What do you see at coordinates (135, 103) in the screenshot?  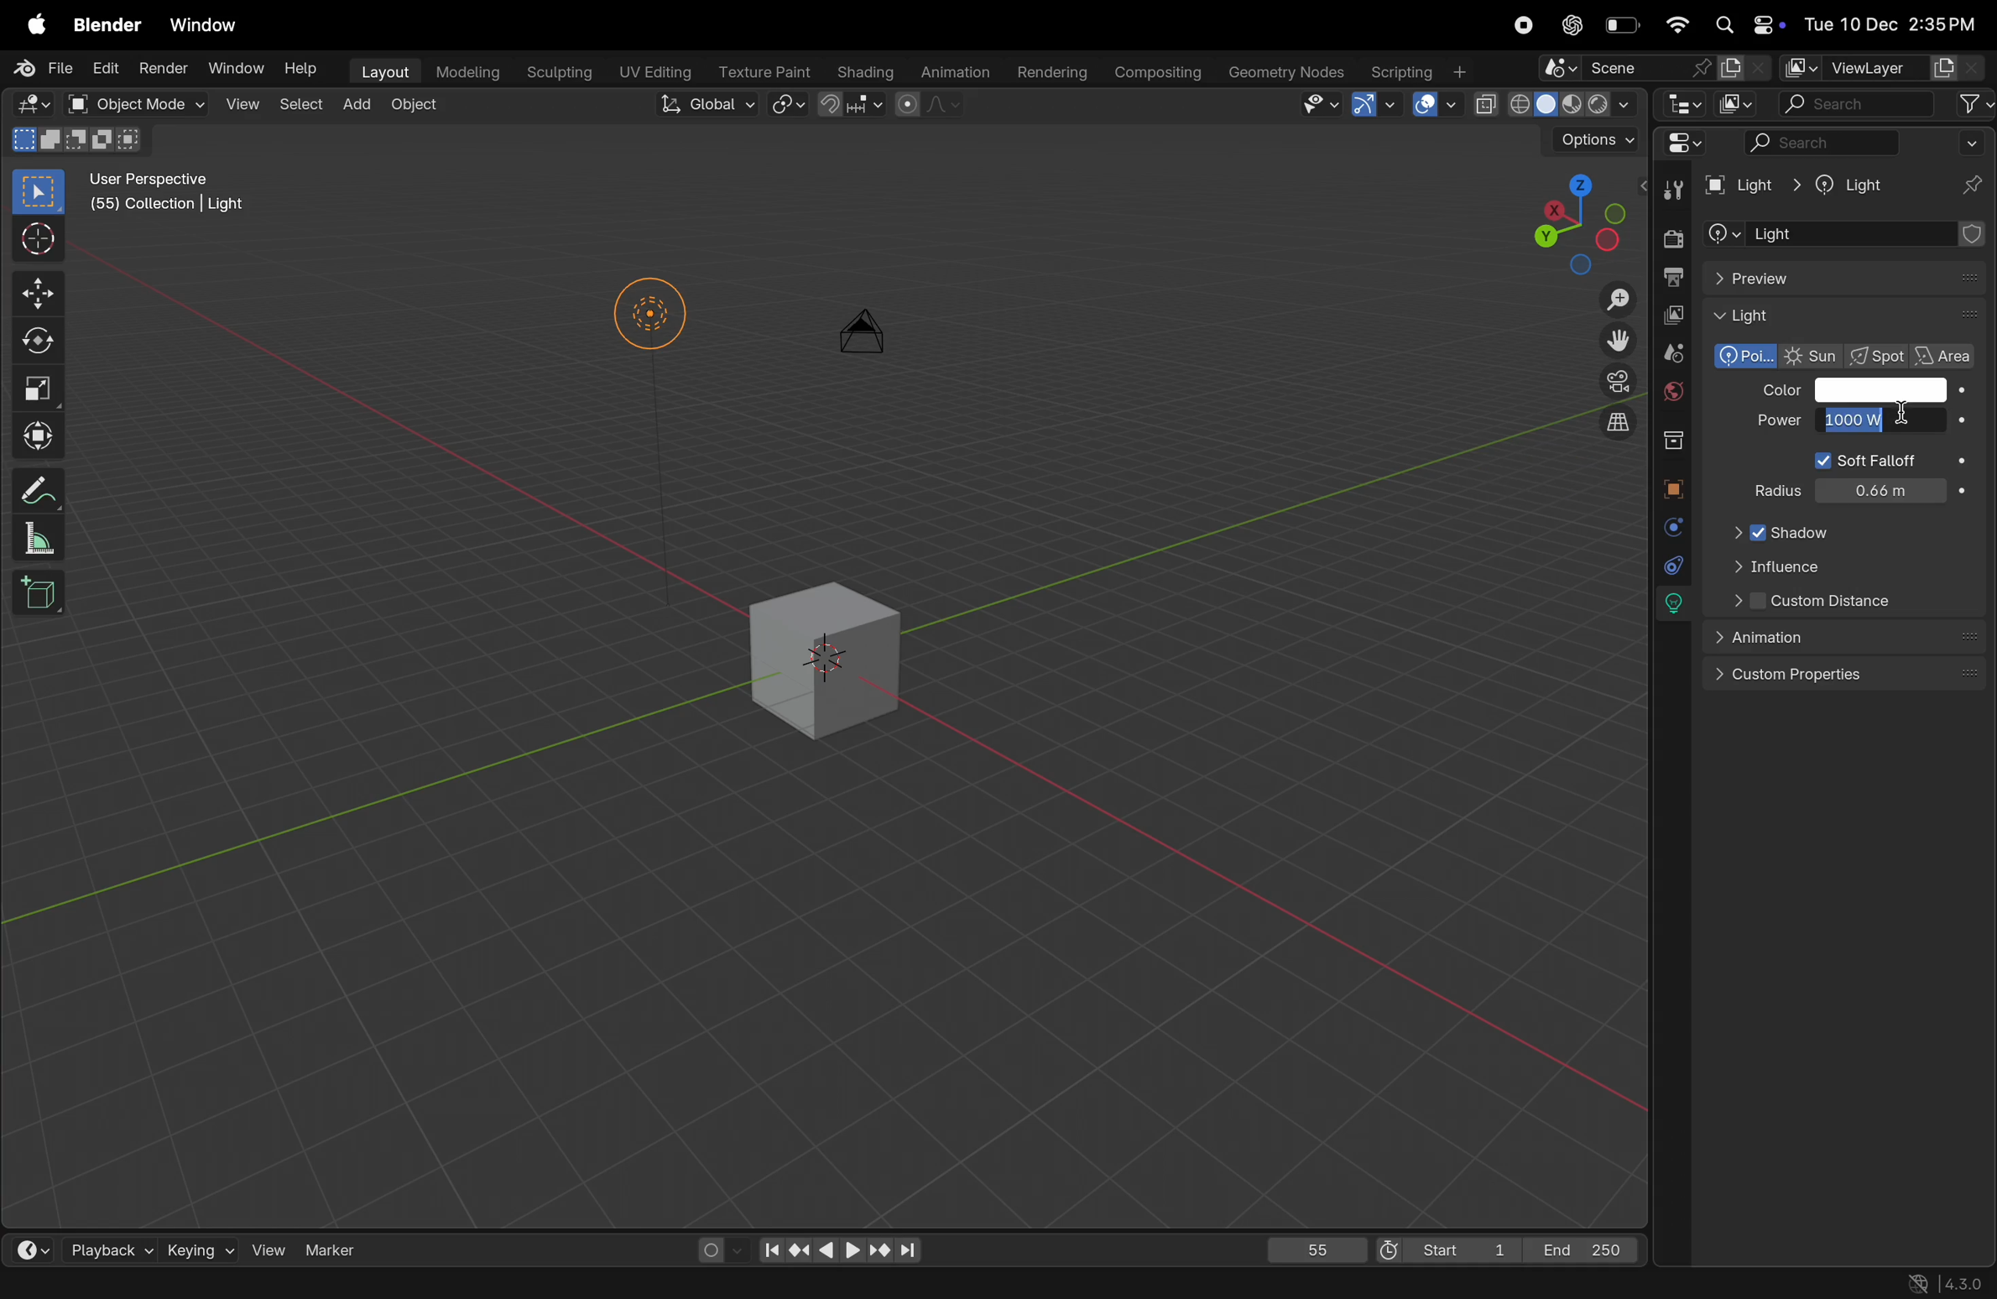 I see `object mode` at bounding box center [135, 103].